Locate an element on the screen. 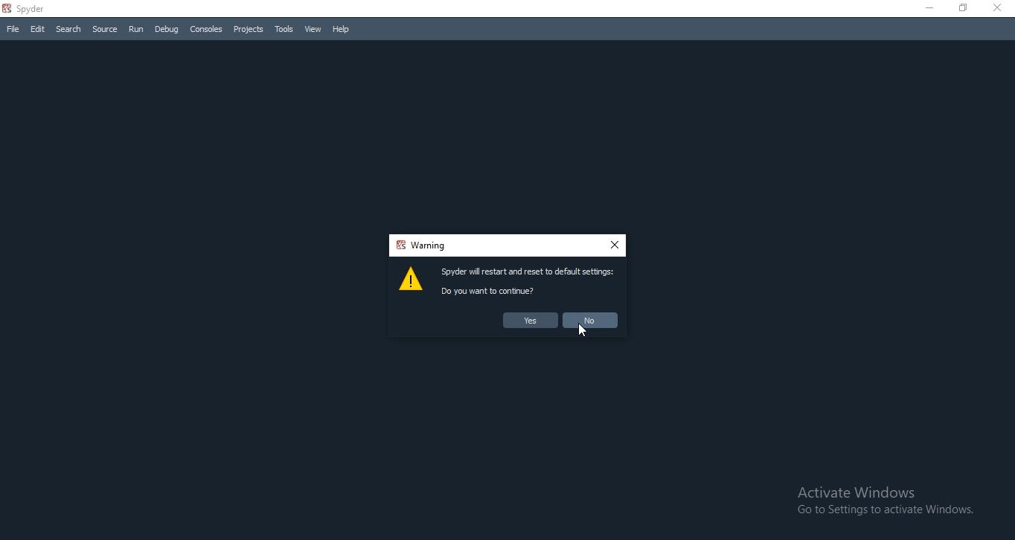 Image resolution: width=1015 pixels, height=540 pixels. Tools is located at coordinates (282, 30).